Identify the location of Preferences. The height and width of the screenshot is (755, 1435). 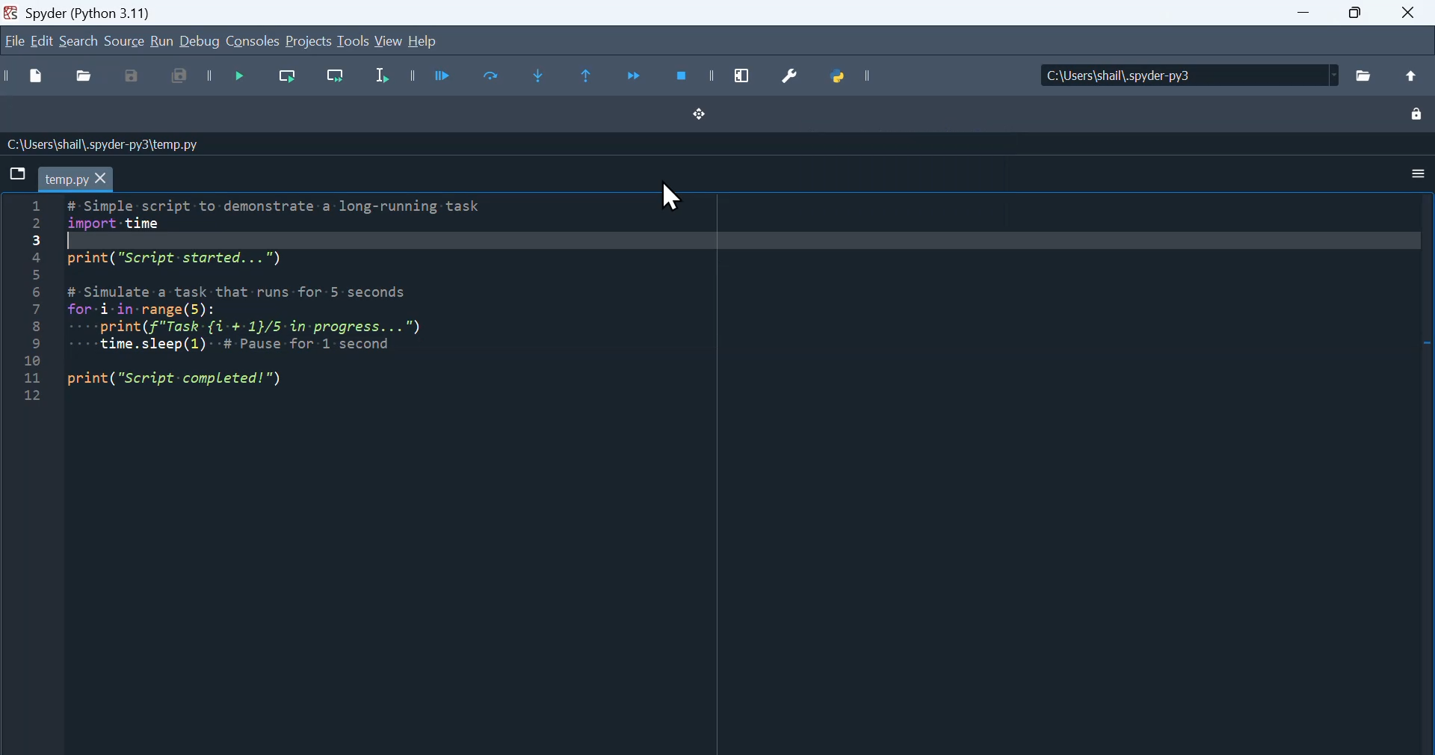
(794, 75).